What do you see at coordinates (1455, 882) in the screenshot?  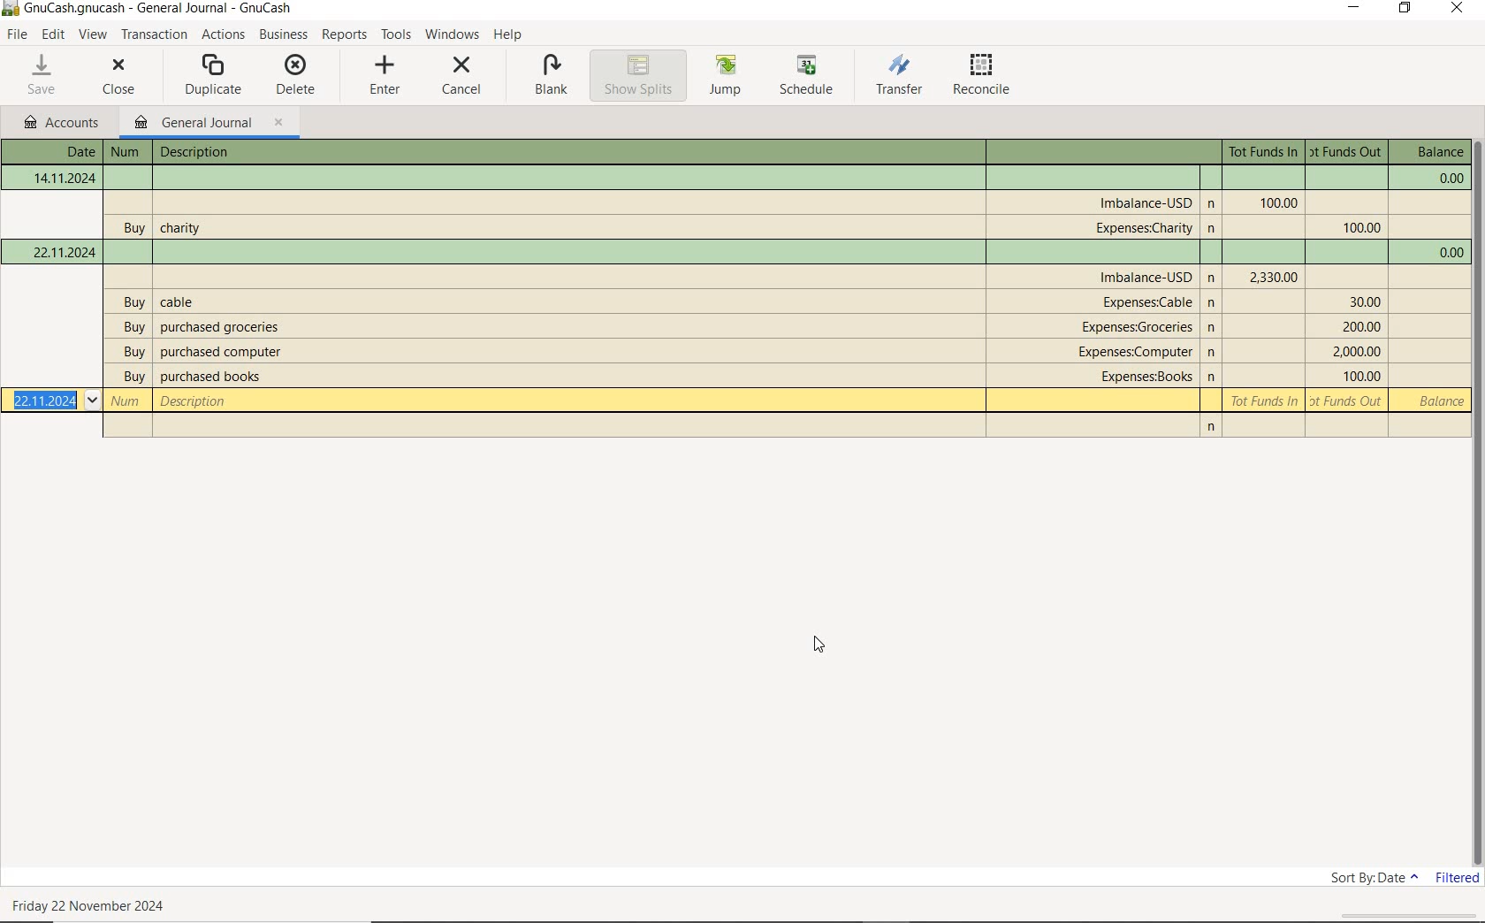 I see `FILTERED` at bounding box center [1455, 882].